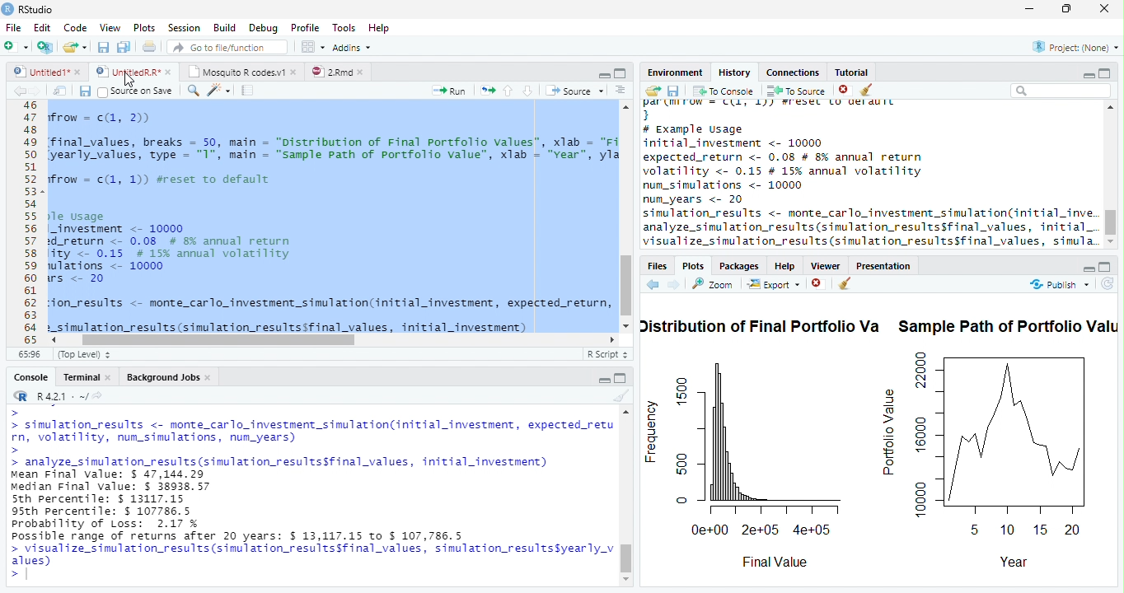 The image size is (1124, 593). What do you see at coordinates (137, 91) in the screenshot?
I see `Source on save` at bounding box center [137, 91].